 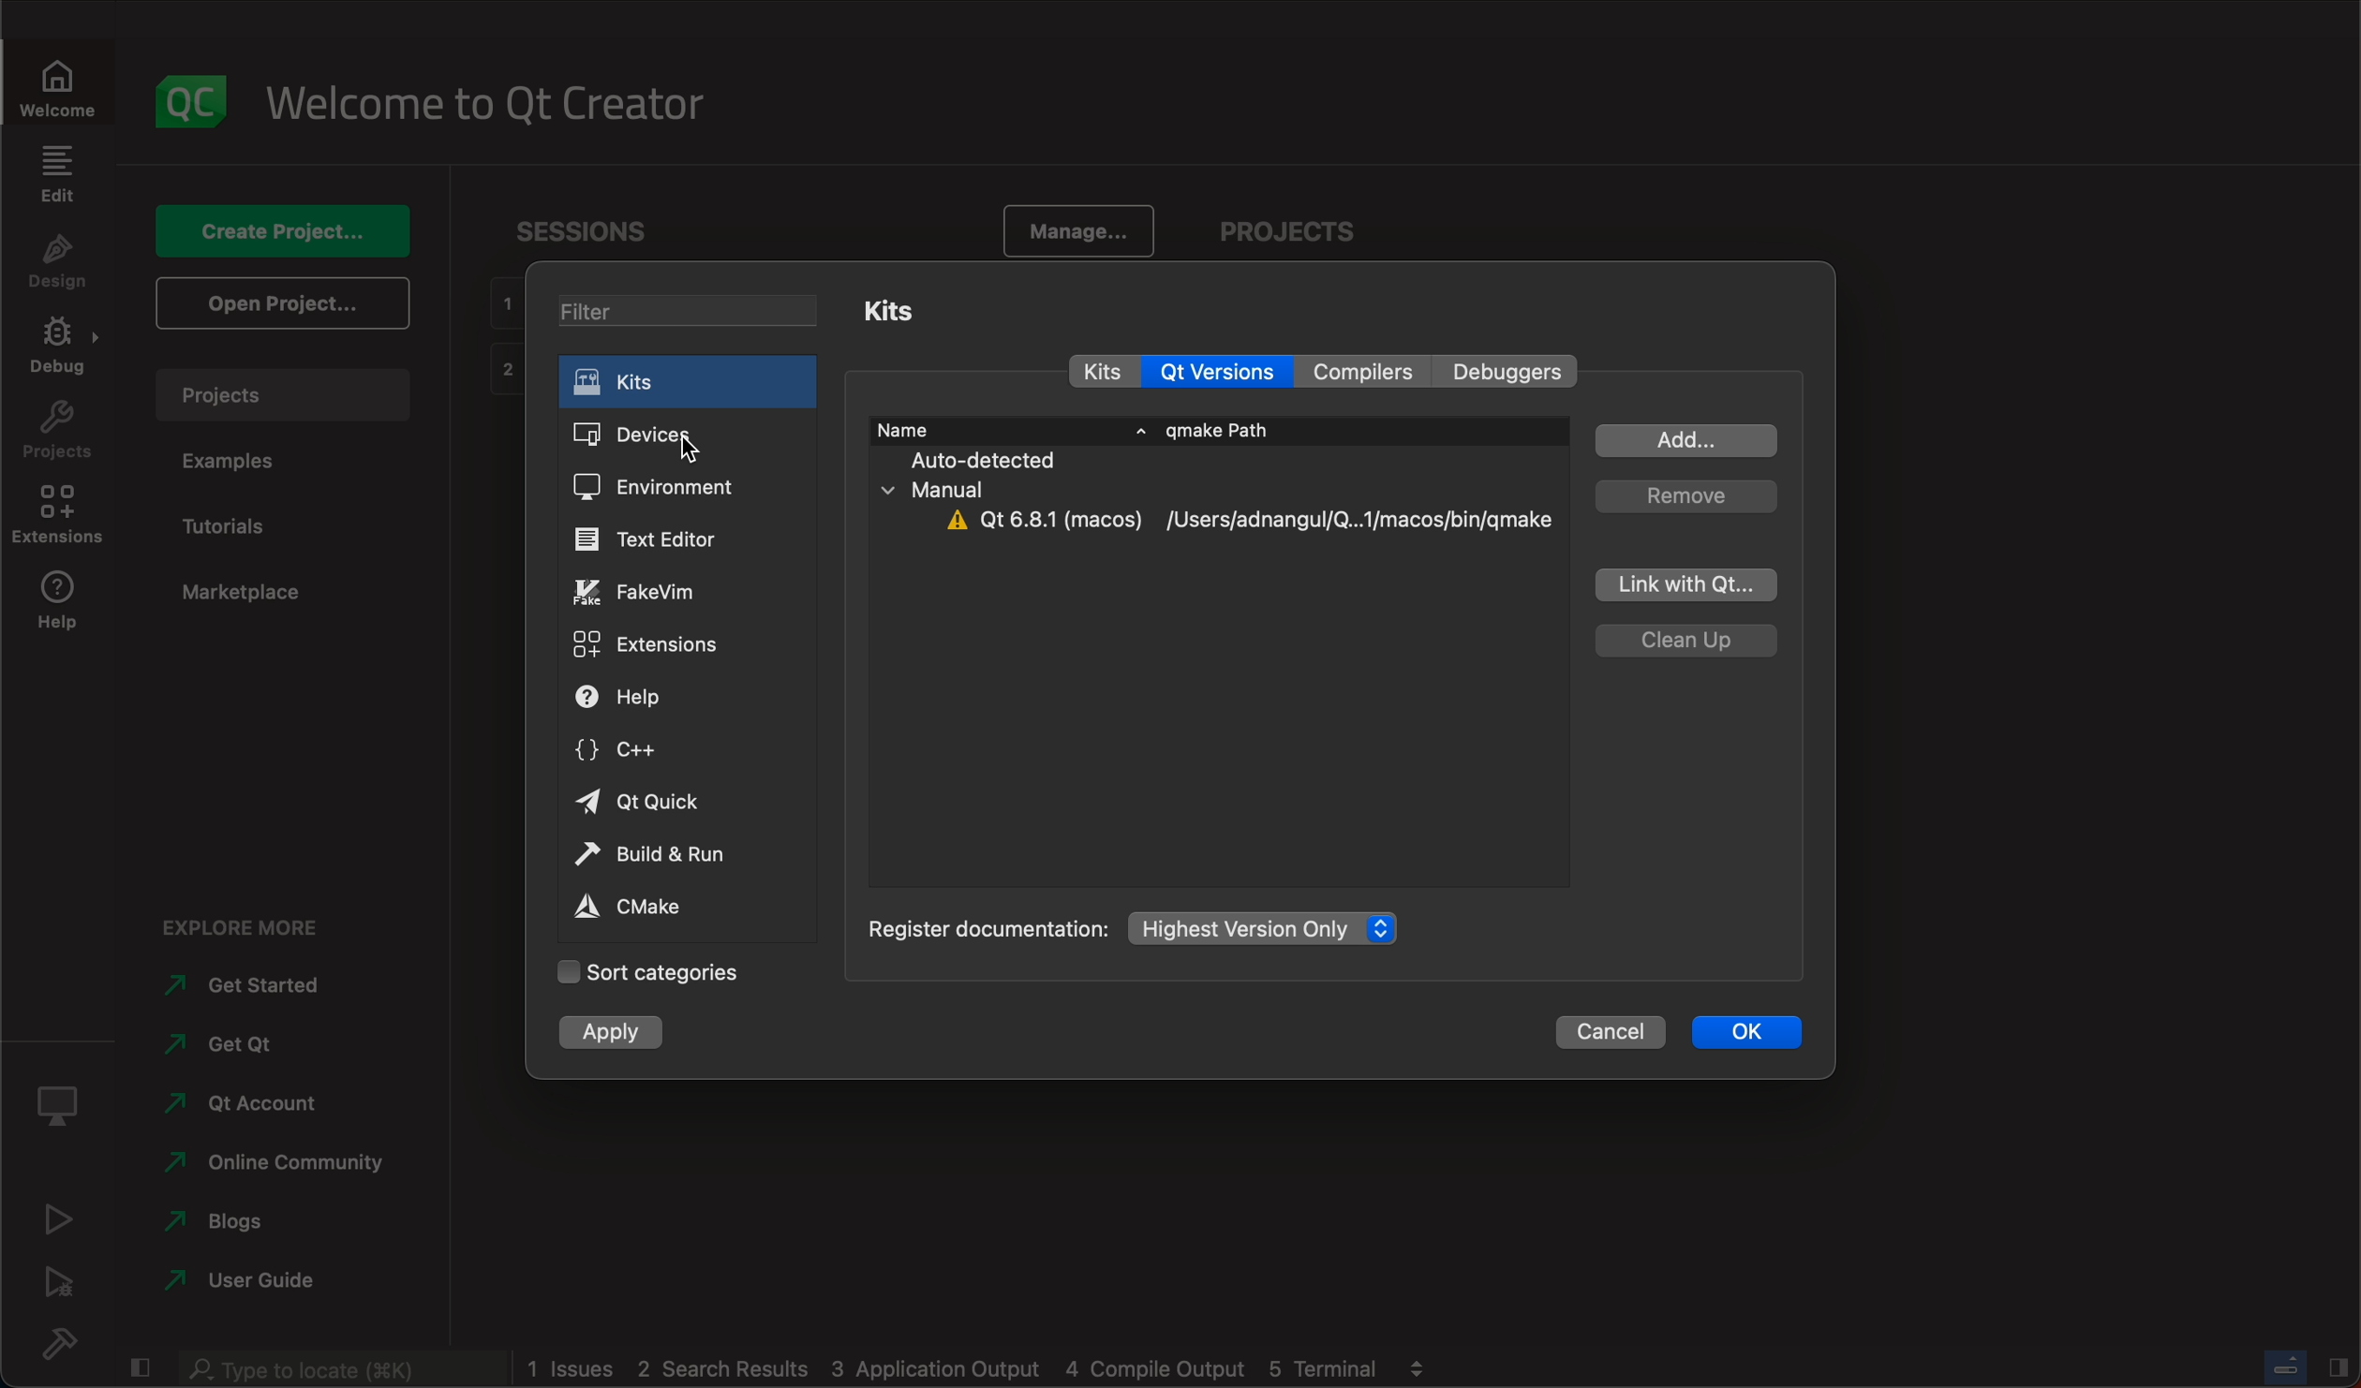 What do you see at coordinates (952, 1368) in the screenshot?
I see `1 issues 2 search results 3 application output 4 compile output 5 terminal` at bounding box center [952, 1368].